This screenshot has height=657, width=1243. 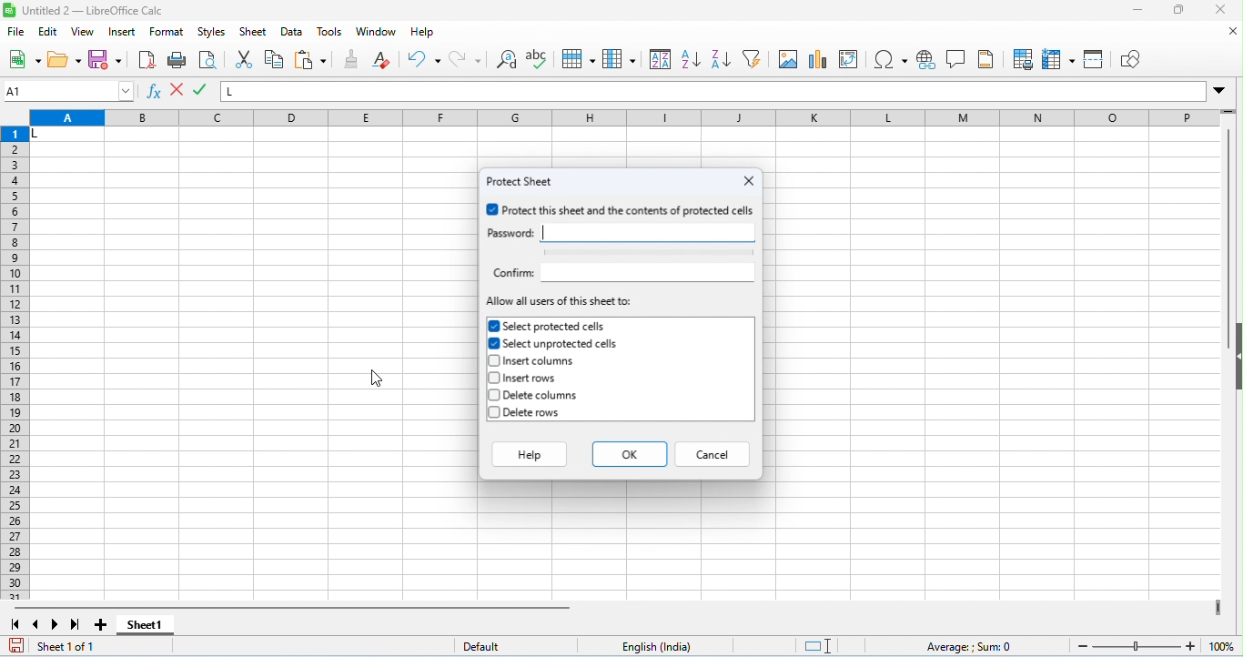 I want to click on insert columns, so click(x=537, y=362).